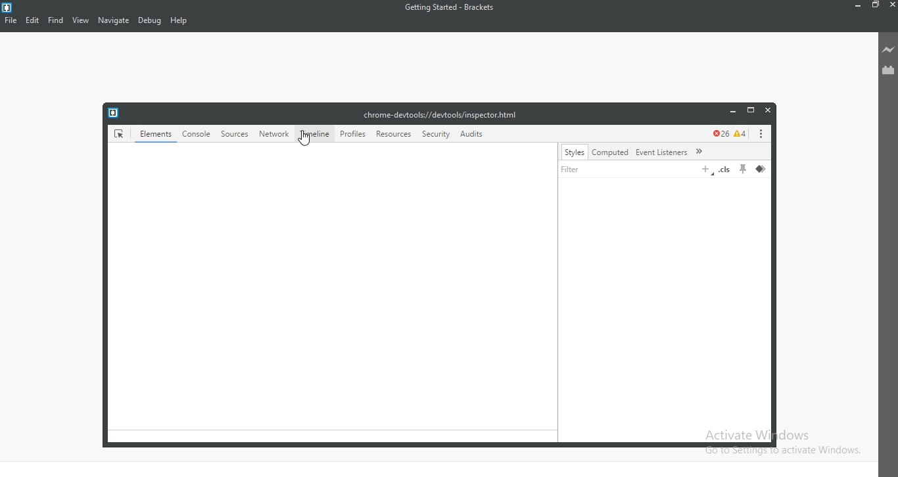 The image size is (898, 477). I want to click on Extension Manager, so click(888, 68).